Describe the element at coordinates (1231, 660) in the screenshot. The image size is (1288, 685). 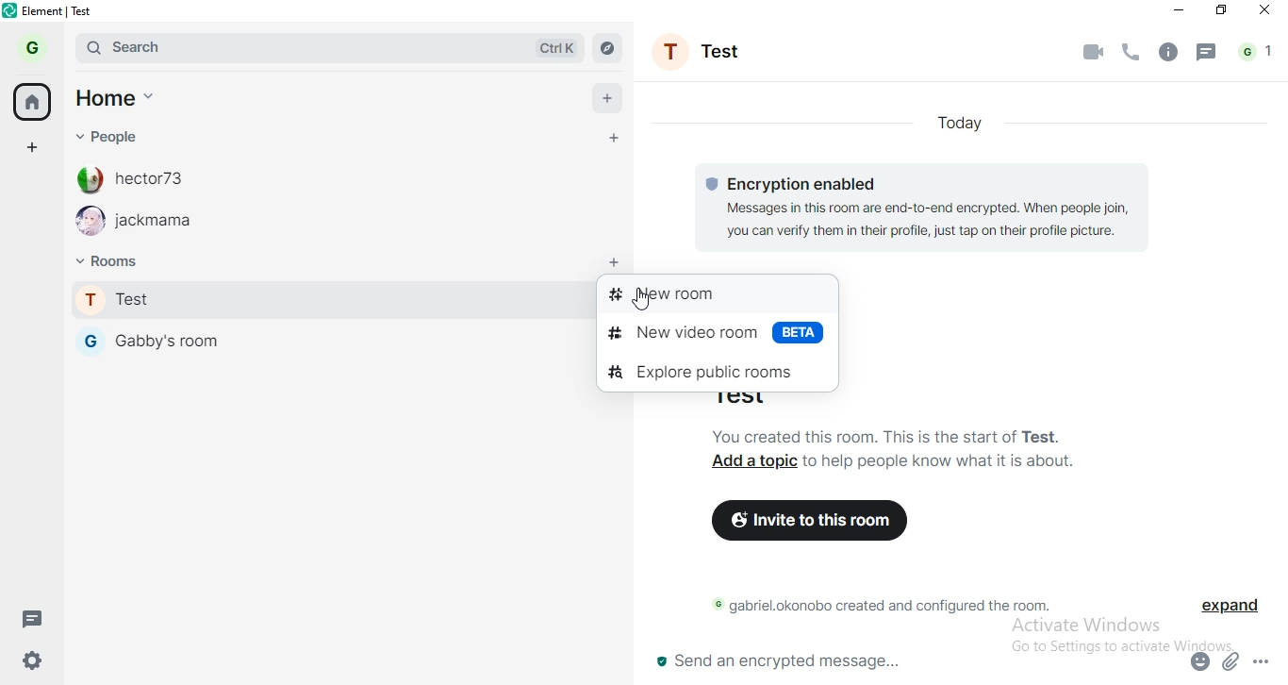
I see `attachment` at that location.